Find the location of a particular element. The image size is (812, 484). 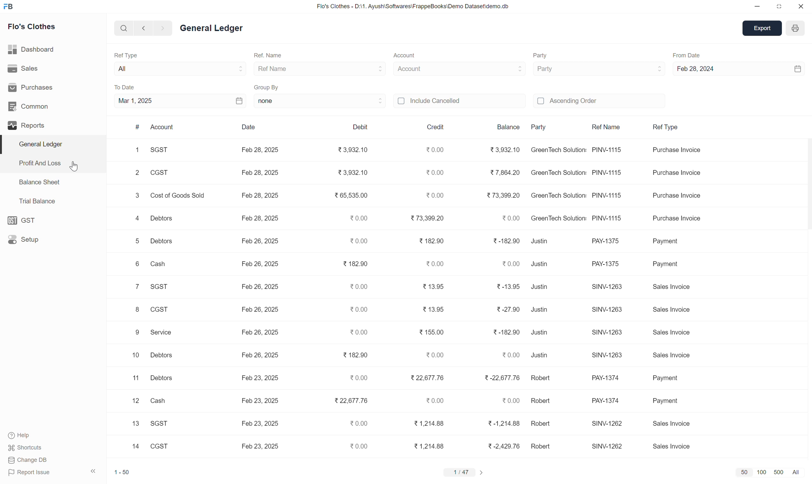

₹22,677.76 is located at coordinates (428, 378).